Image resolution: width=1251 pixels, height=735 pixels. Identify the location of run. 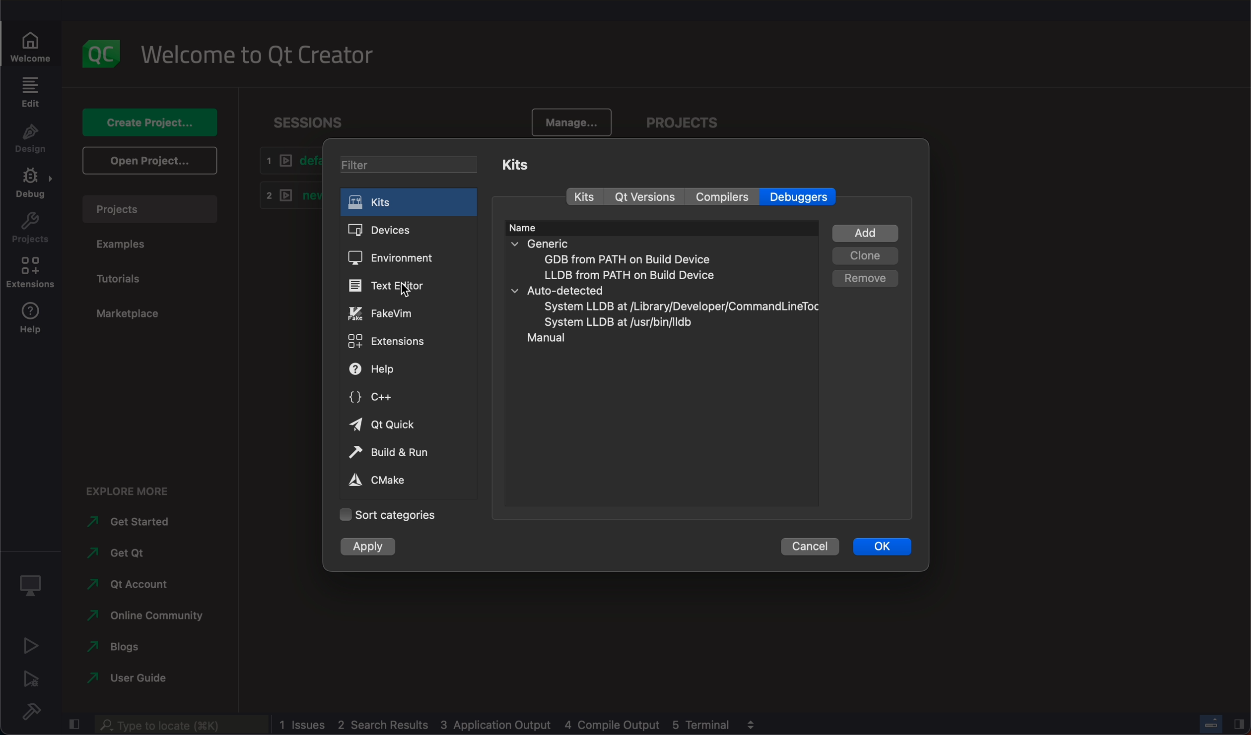
(28, 647).